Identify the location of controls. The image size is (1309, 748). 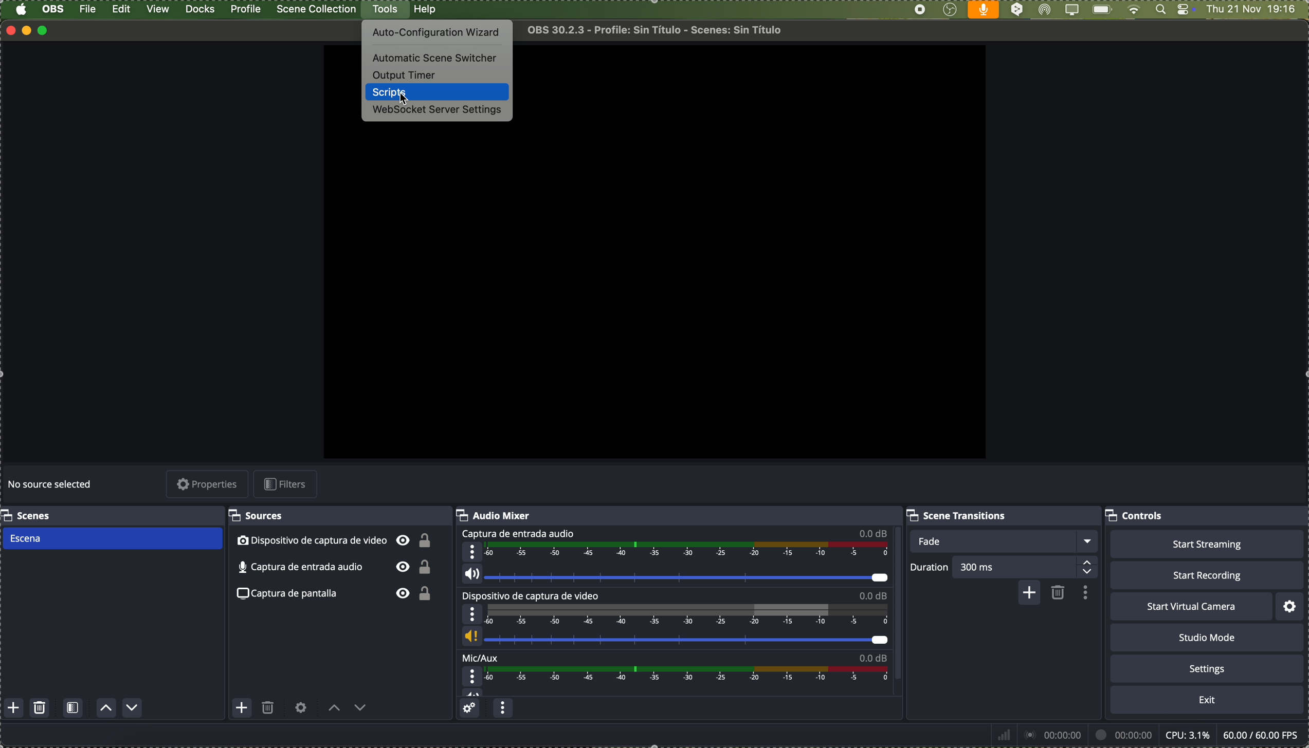
(1186, 10).